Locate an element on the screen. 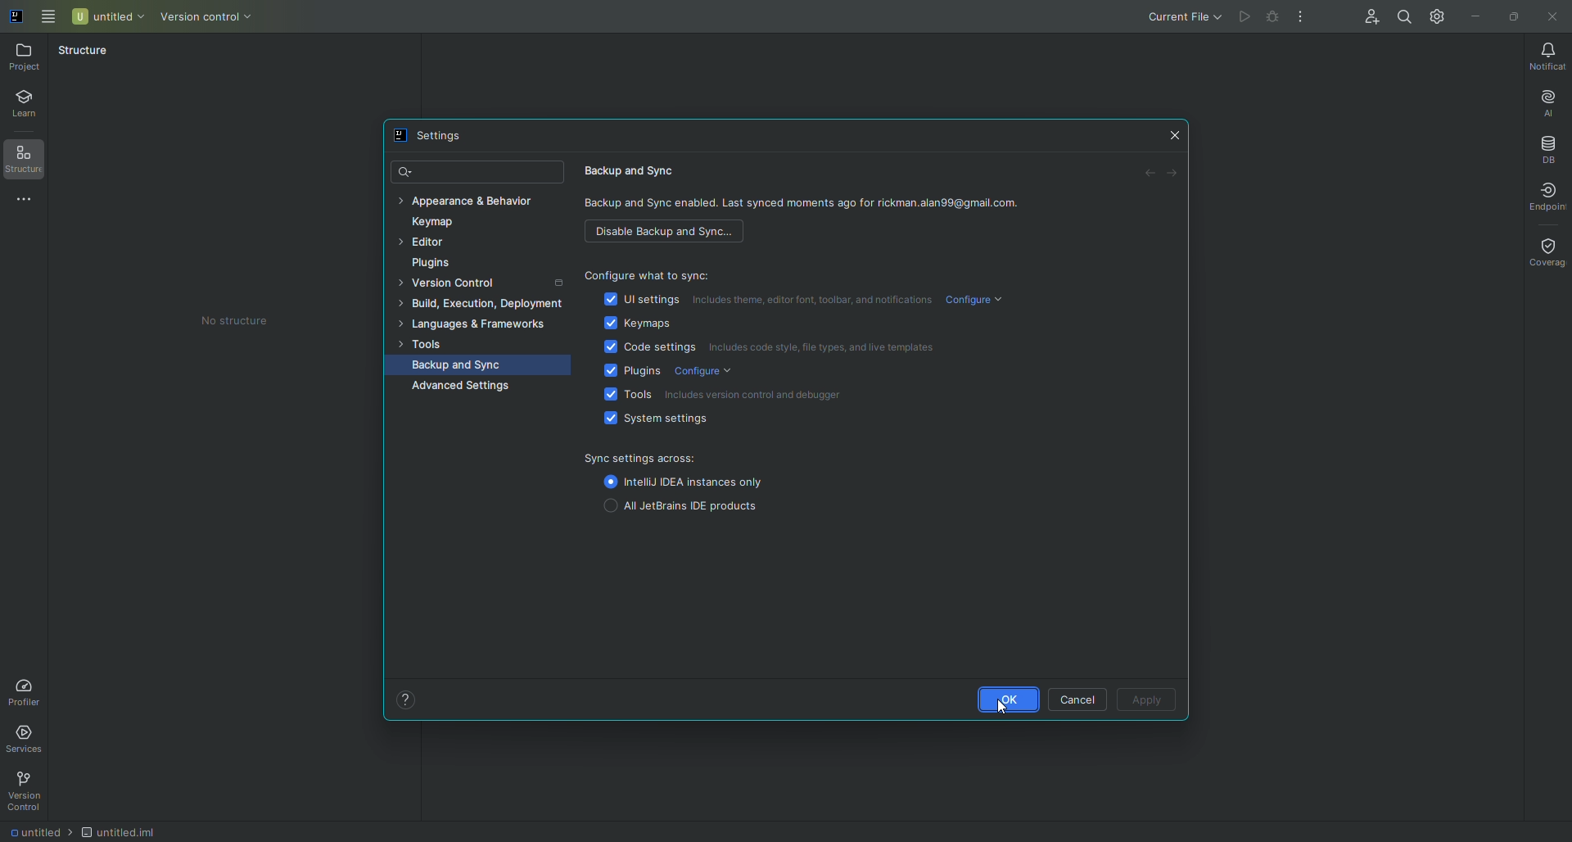  Settings Range is located at coordinates (644, 458).